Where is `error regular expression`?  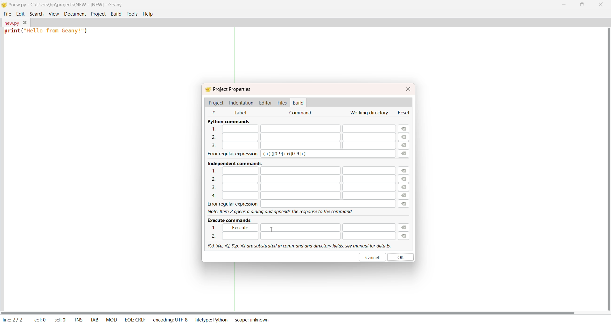 error regular expression is located at coordinates (298, 204).